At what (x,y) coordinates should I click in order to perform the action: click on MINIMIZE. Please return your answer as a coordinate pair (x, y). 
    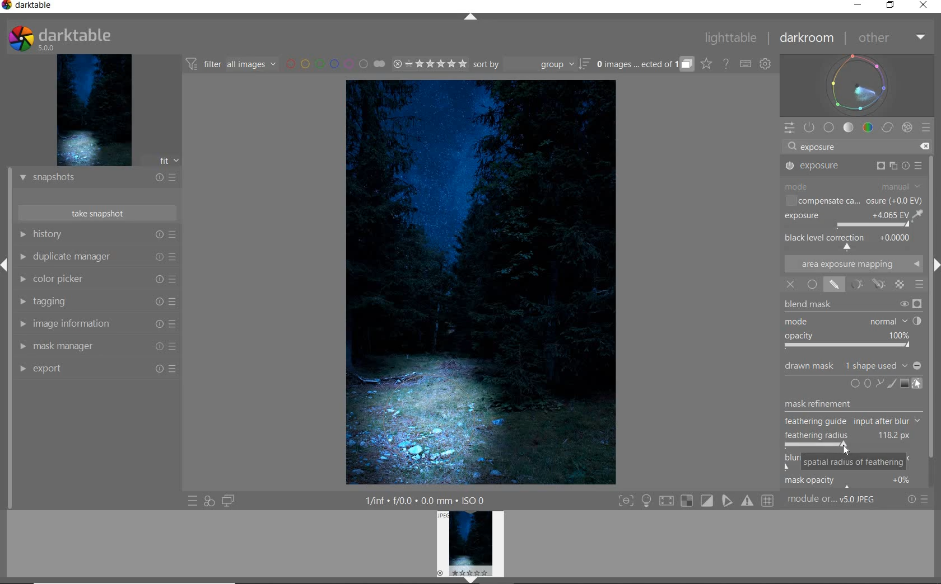
    Looking at the image, I should click on (859, 4).